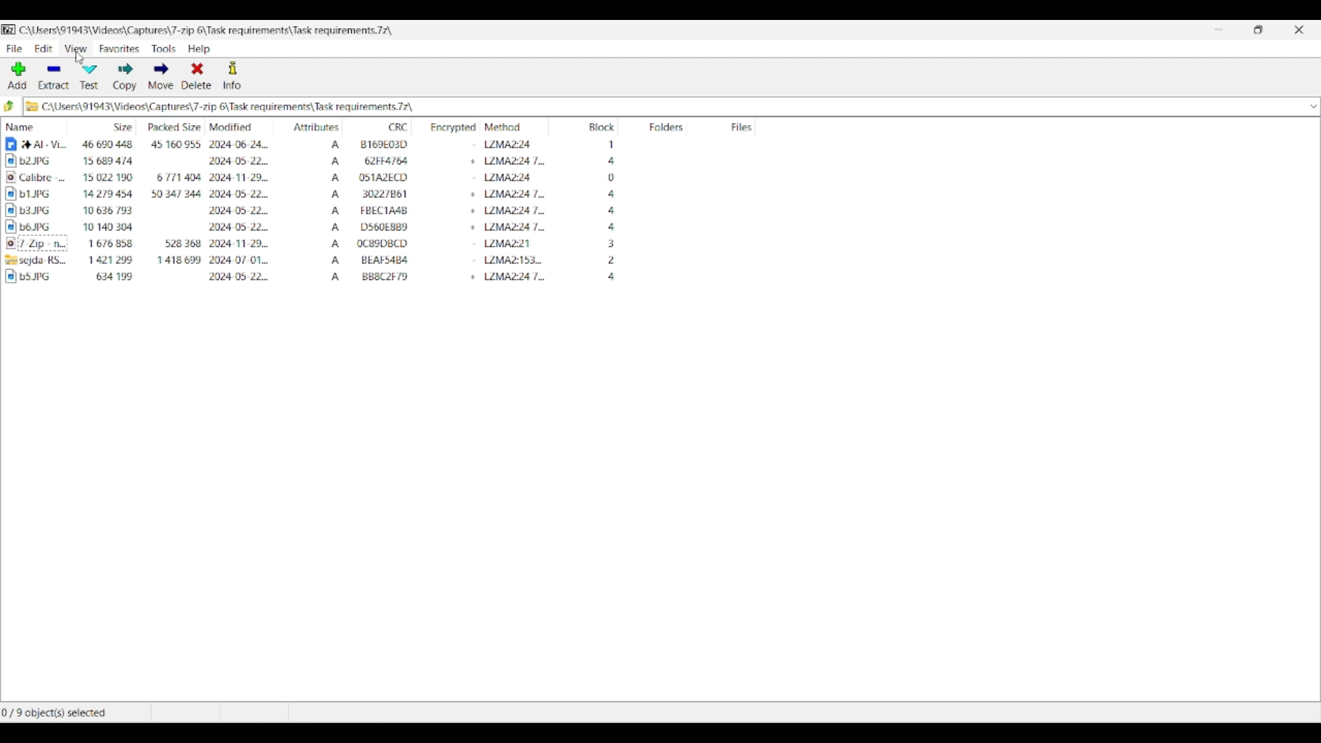 The width and height of the screenshot is (1321, 743). Describe the element at coordinates (197, 75) in the screenshot. I see `Delete` at that location.